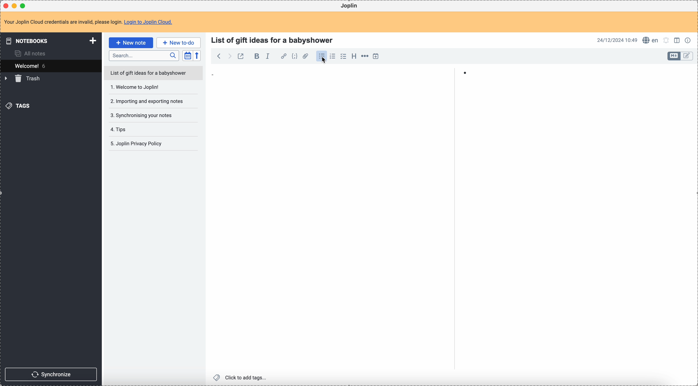  What do you see at coordinates (687, 56) in the screenshot?
I see `toggle edit layout` at bounding box center [687, 56].